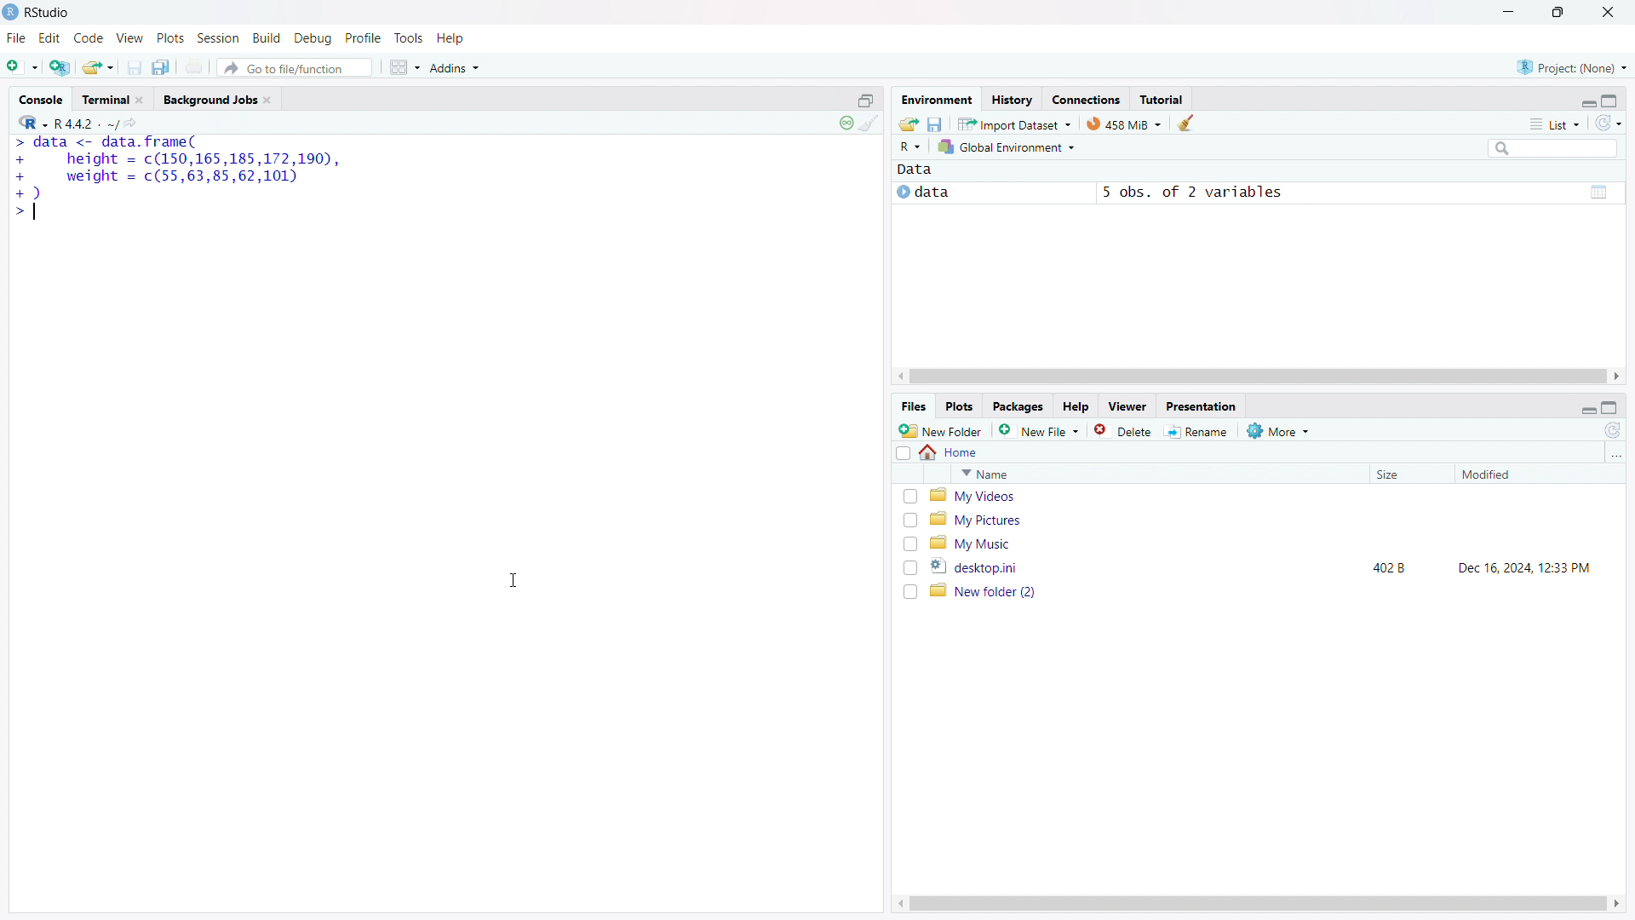  I want to click on select programming langugae, so click(910, 147).